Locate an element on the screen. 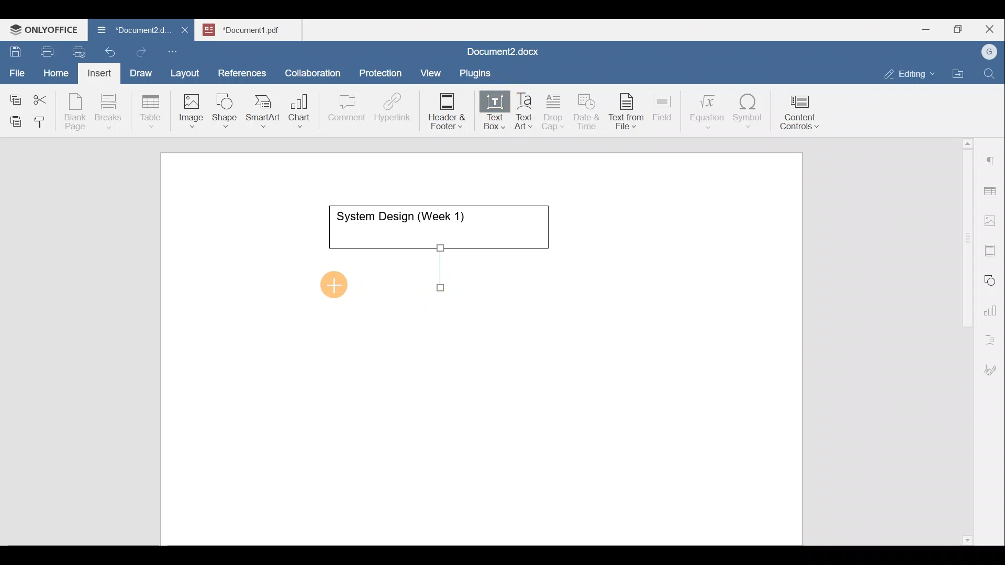 This screenshot has height=565, width=1005. References is located at coordinates (241, 72).